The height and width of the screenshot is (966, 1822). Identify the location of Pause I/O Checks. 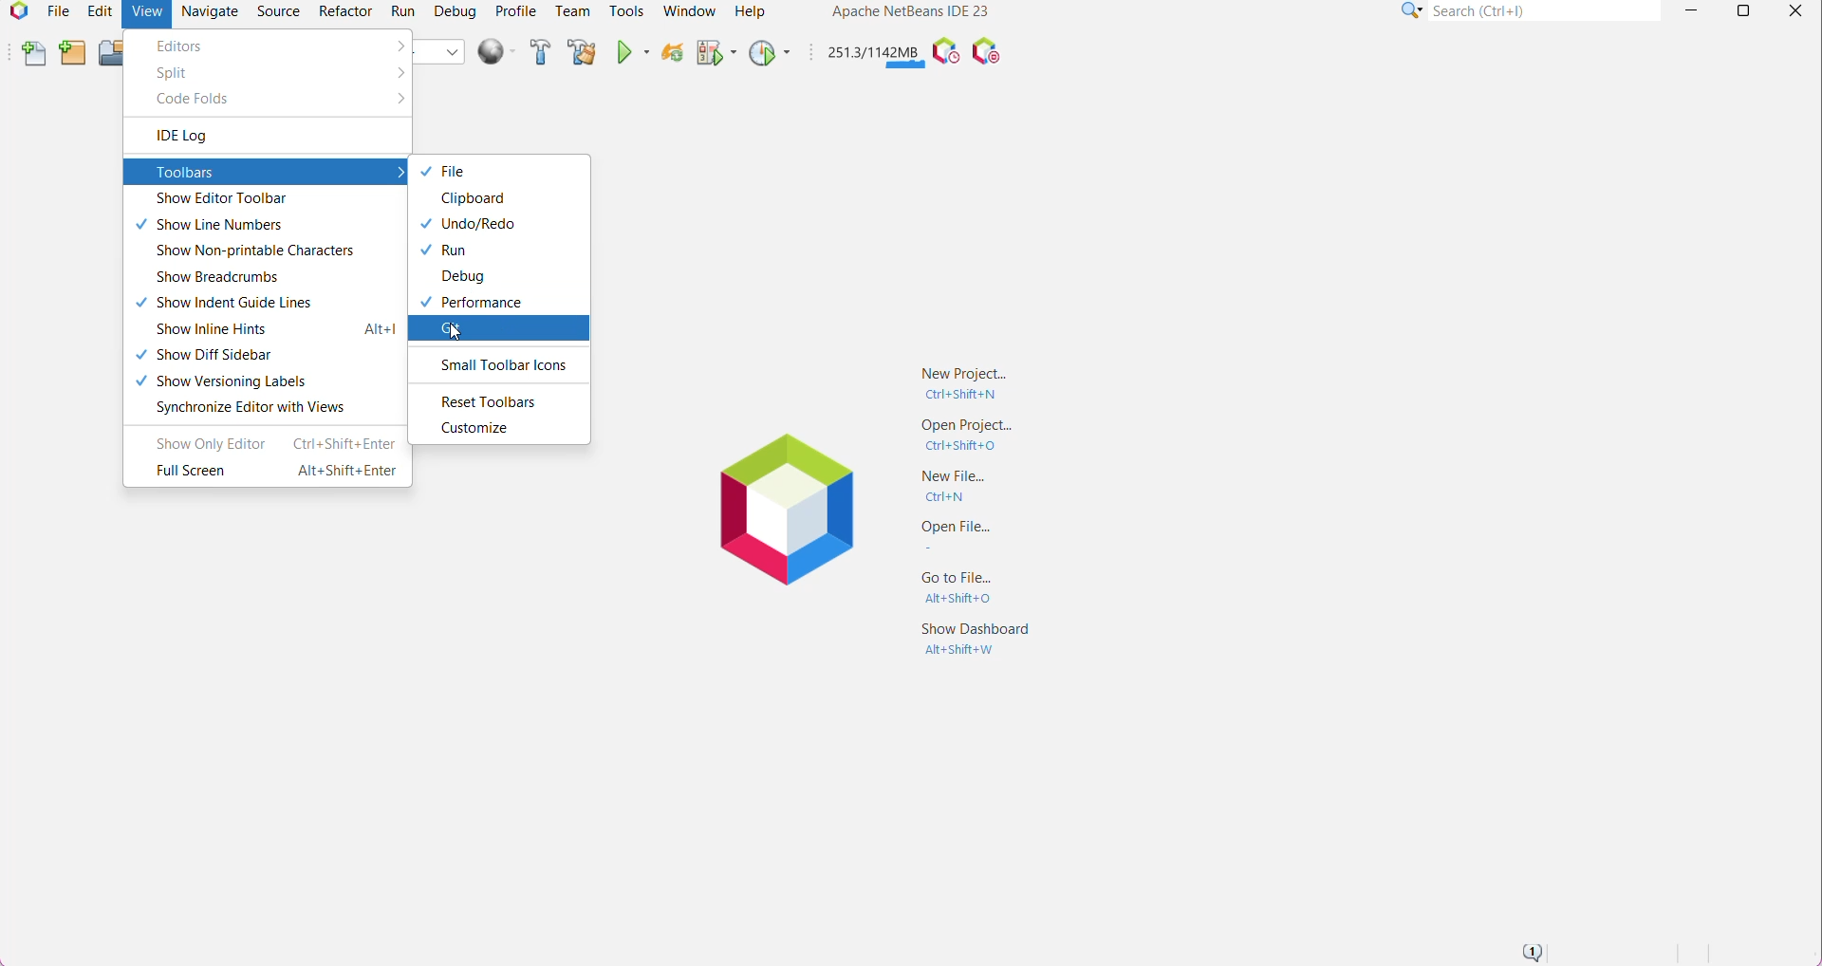
(985, 52).